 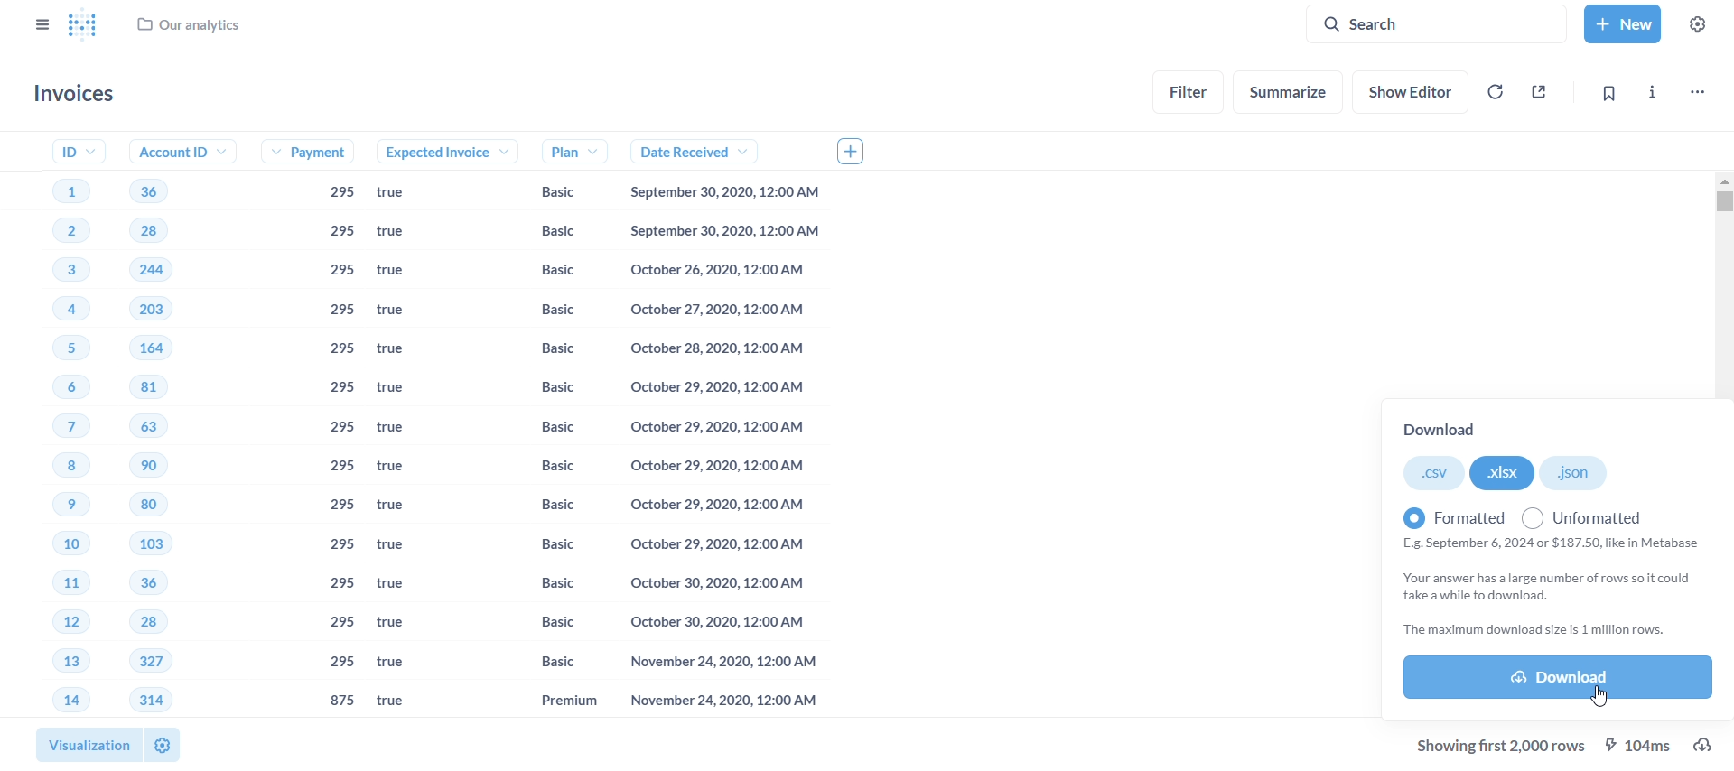 What do you see at coordinates (154, 387) in the screenshot?
I see `81` at bounding box center [154, 387].